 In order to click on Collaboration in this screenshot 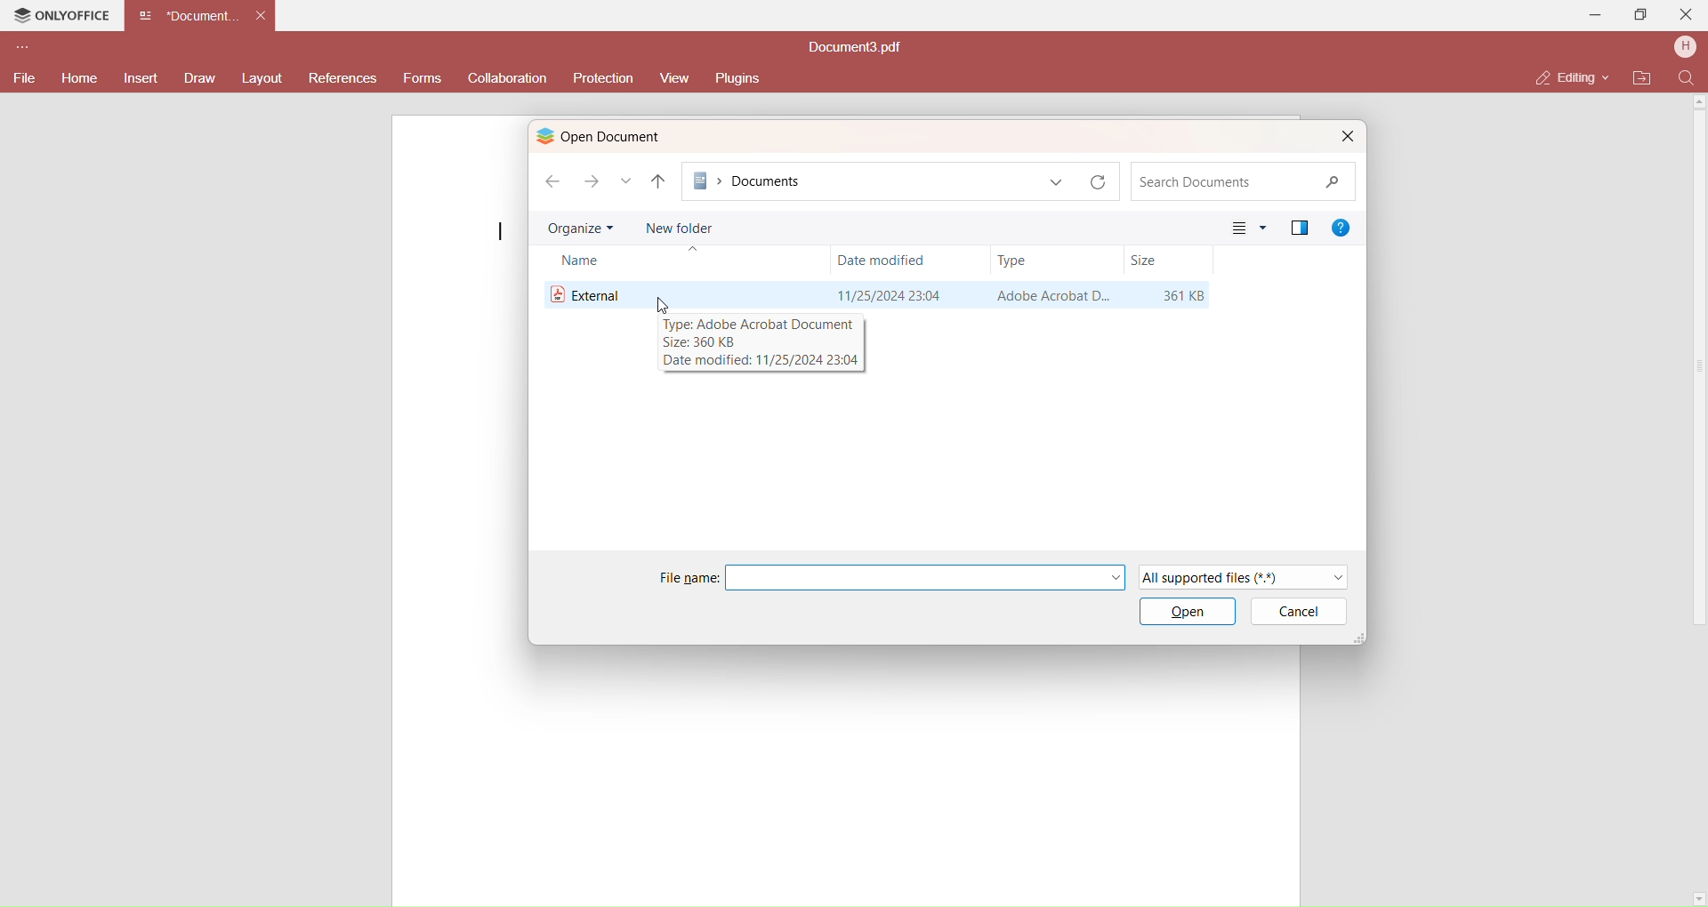, I will do `click(510, 78)`.